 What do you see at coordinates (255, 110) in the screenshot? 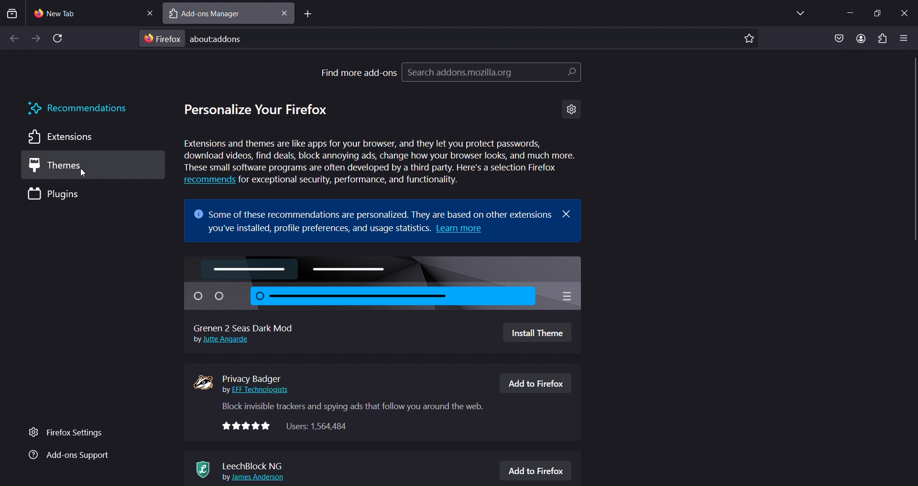
I see `personalize your firefox` at bounding box center [255, 110].